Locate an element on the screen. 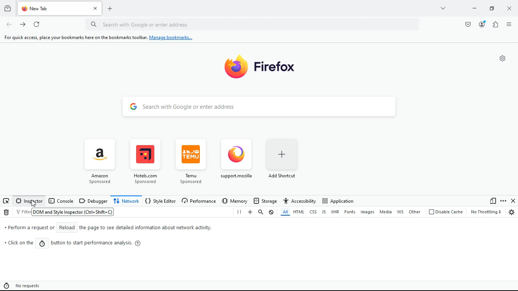 This screenshot has width=518, height=291. button to start performance analysis. is located at coordinates (91, 243).